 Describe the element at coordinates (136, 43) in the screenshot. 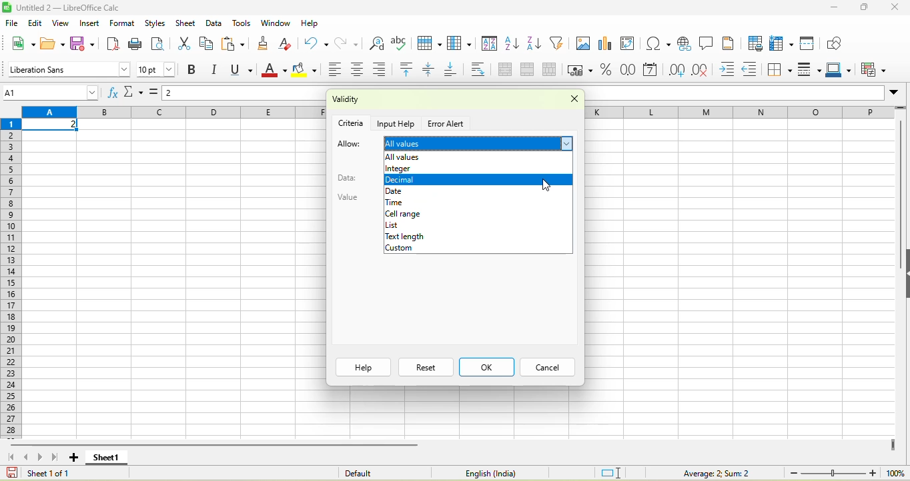

I see `print` at that location.